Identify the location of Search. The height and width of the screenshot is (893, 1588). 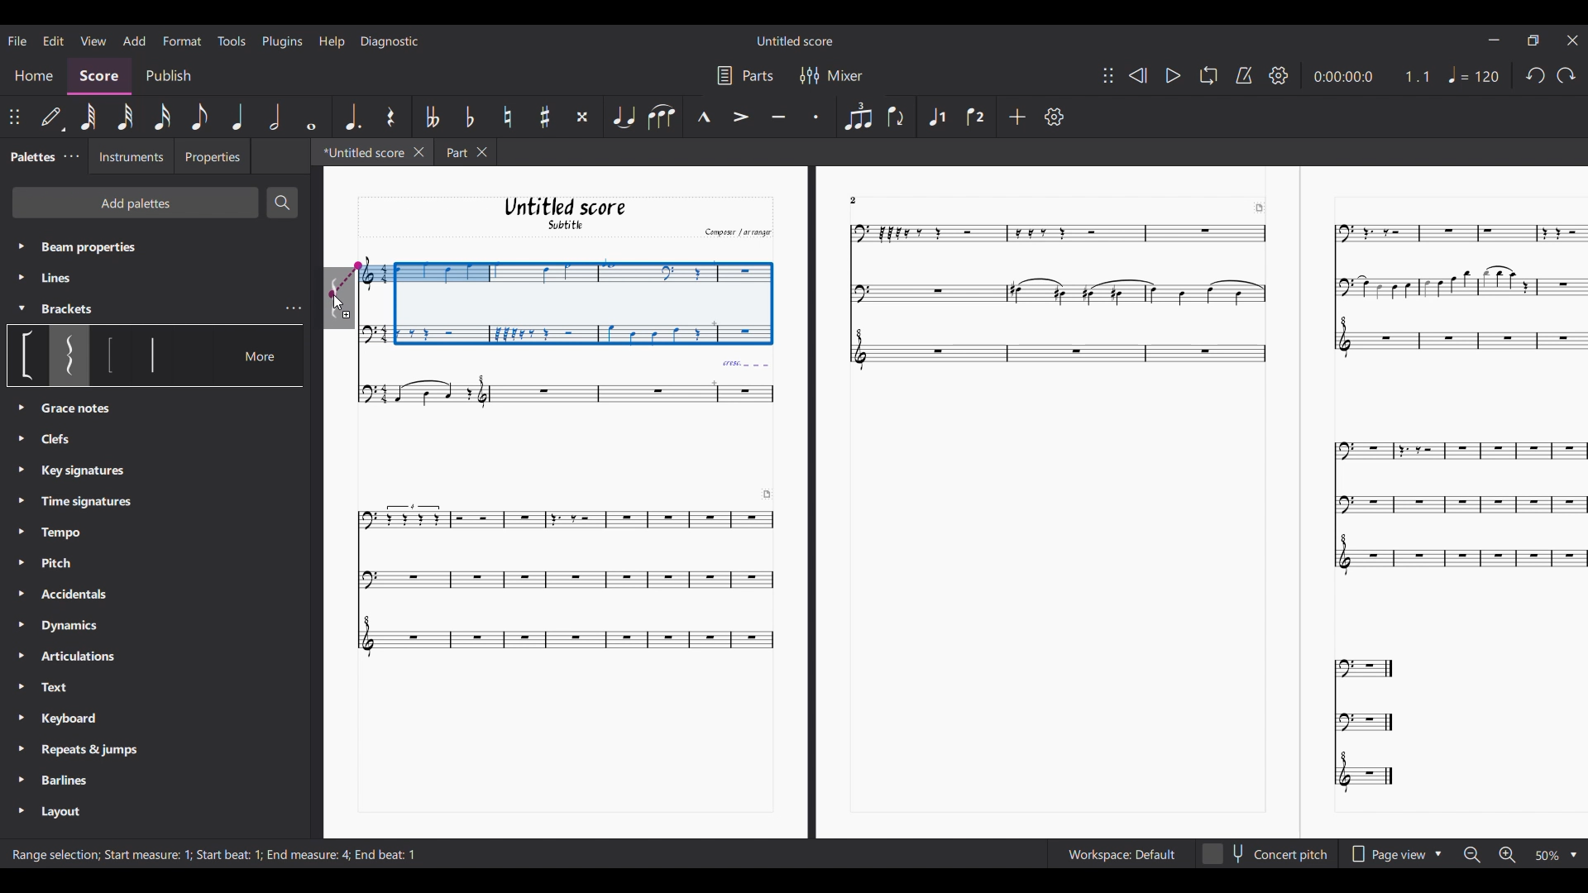
(282, 203).